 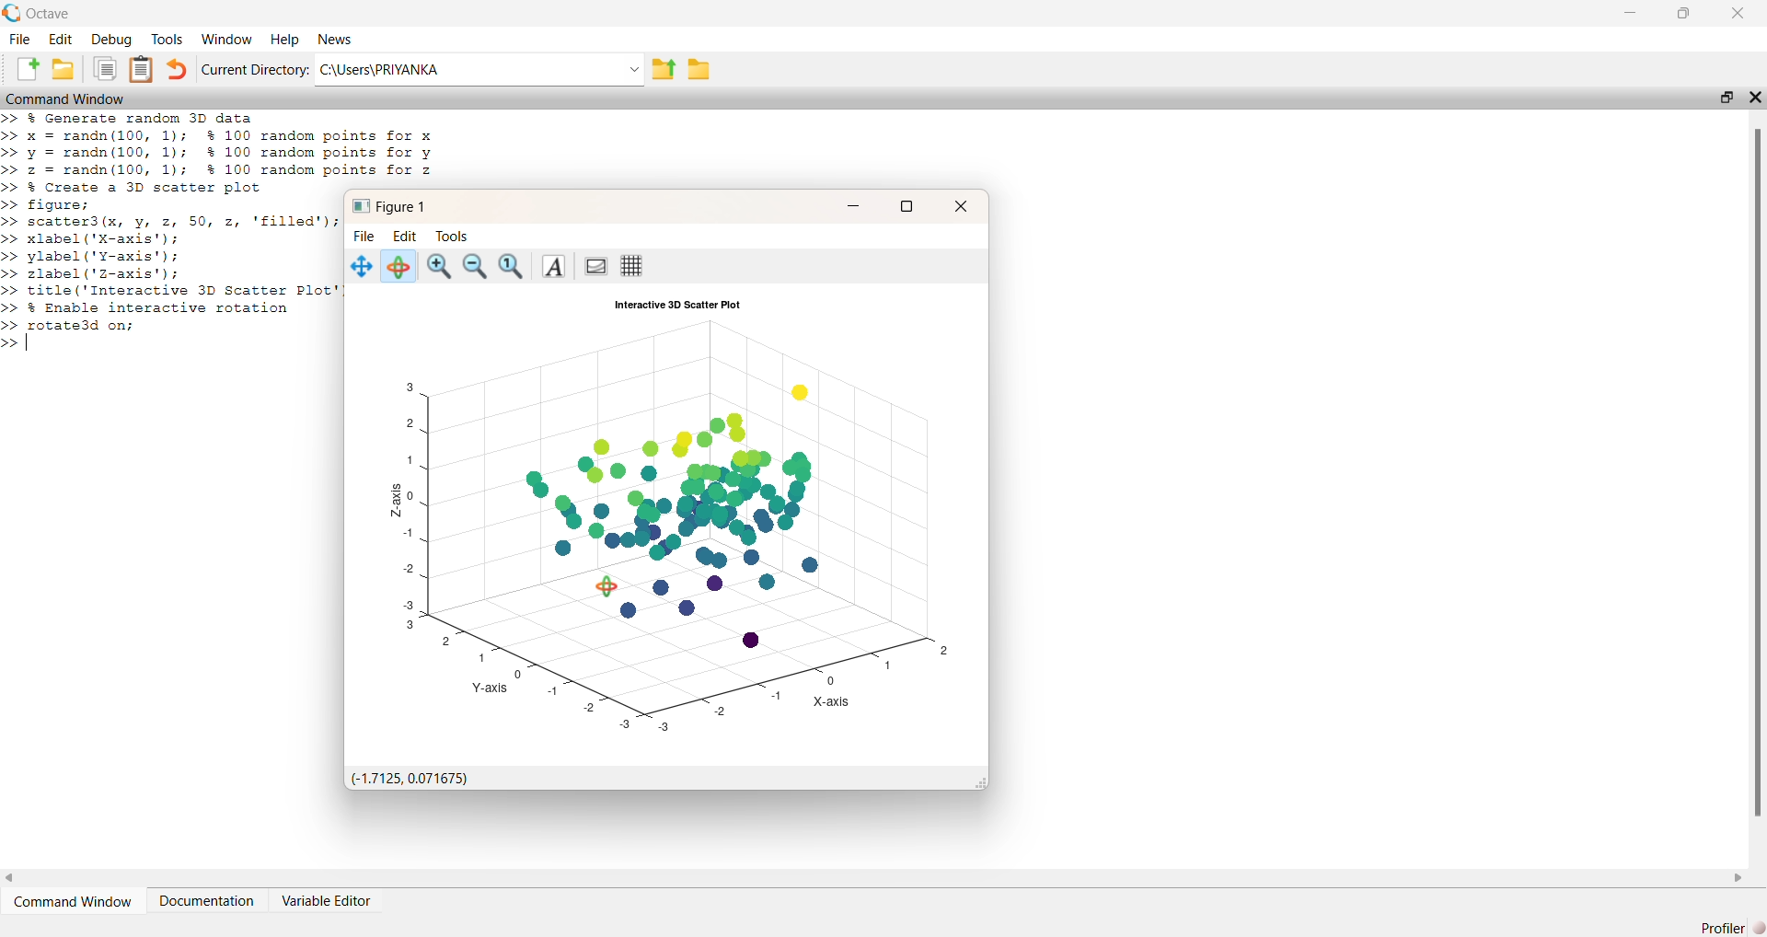 I want to click on clipboard, so click(x=105, y=68).